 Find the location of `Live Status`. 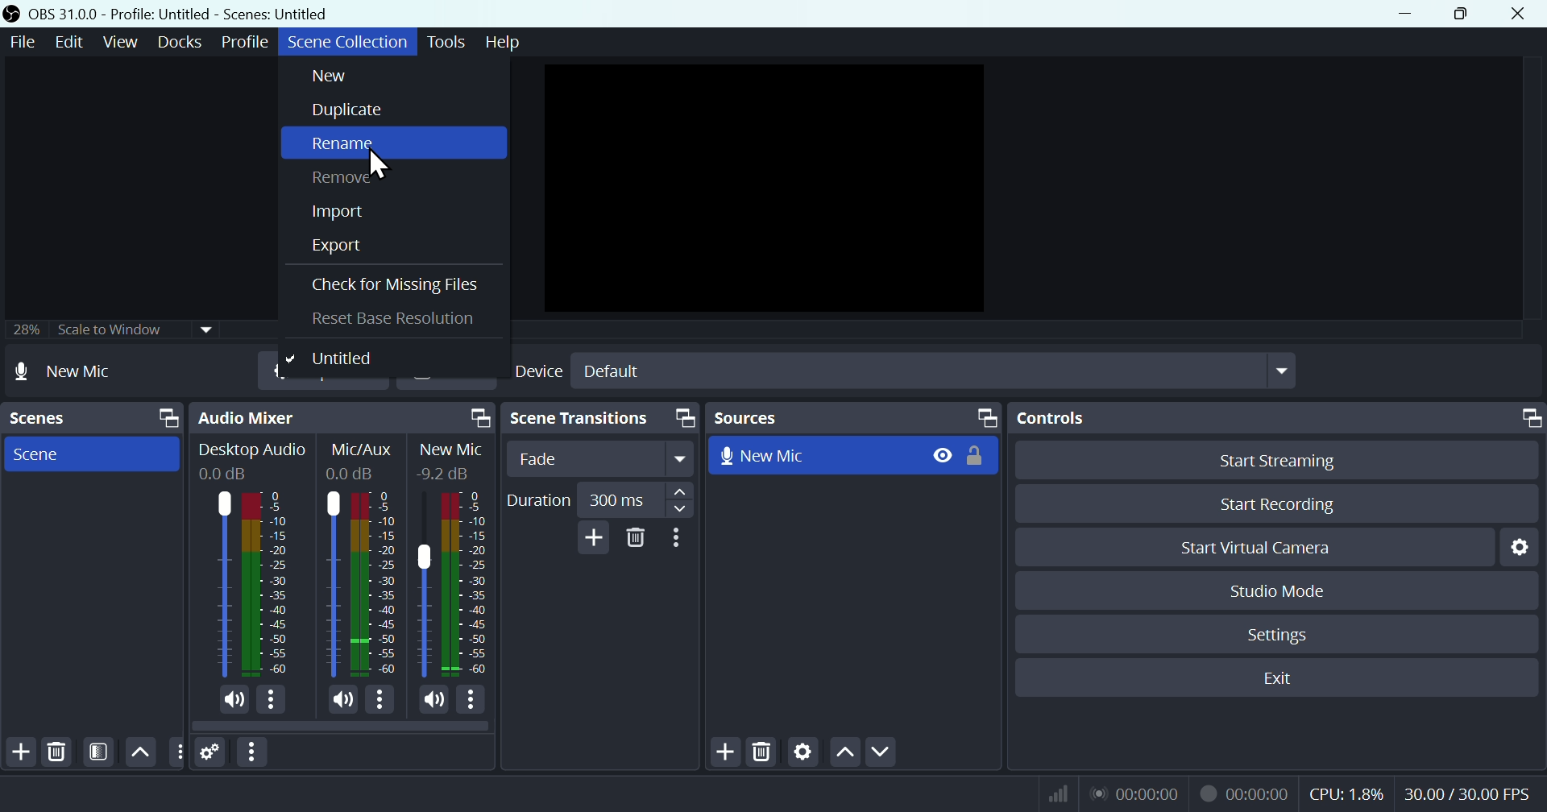

Live Status is located at coordinates (1136, 793).